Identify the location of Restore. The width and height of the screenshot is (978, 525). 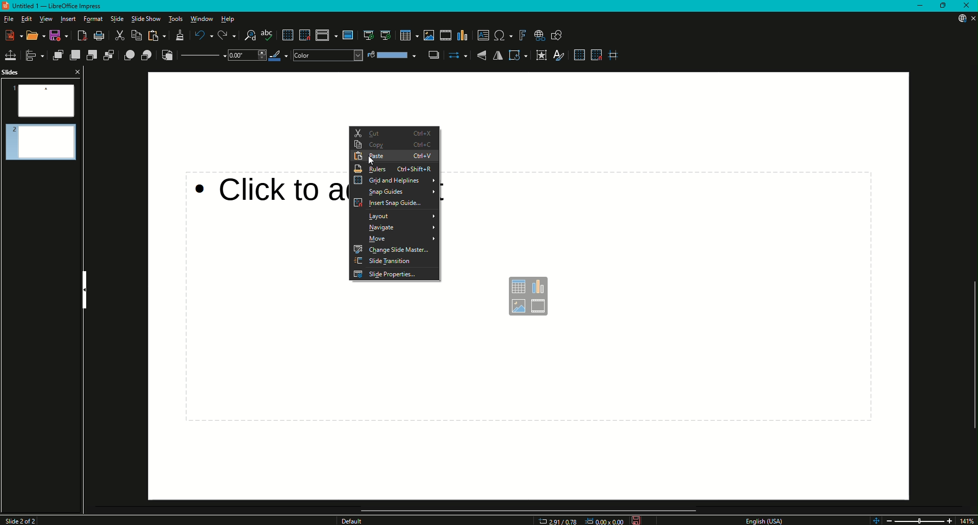
(944, 6).